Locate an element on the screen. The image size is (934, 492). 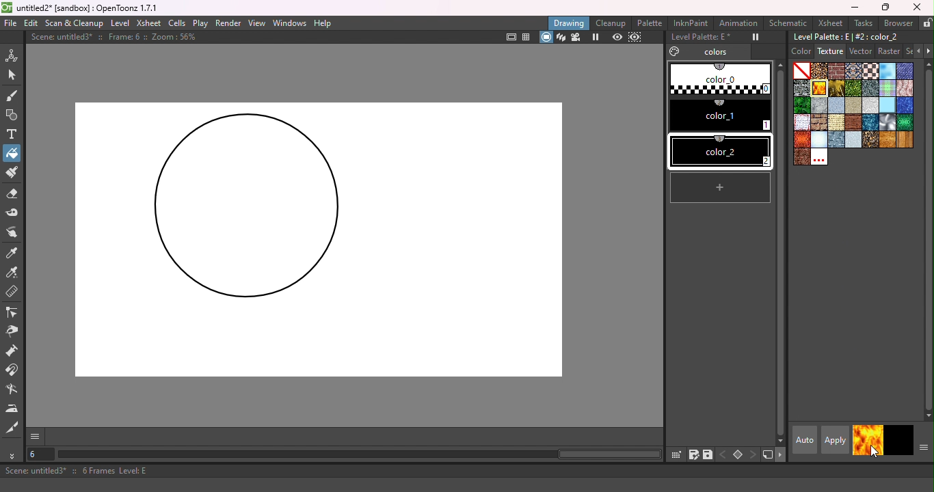
Drystonewall.bmp is located at coordinates (801, 88).